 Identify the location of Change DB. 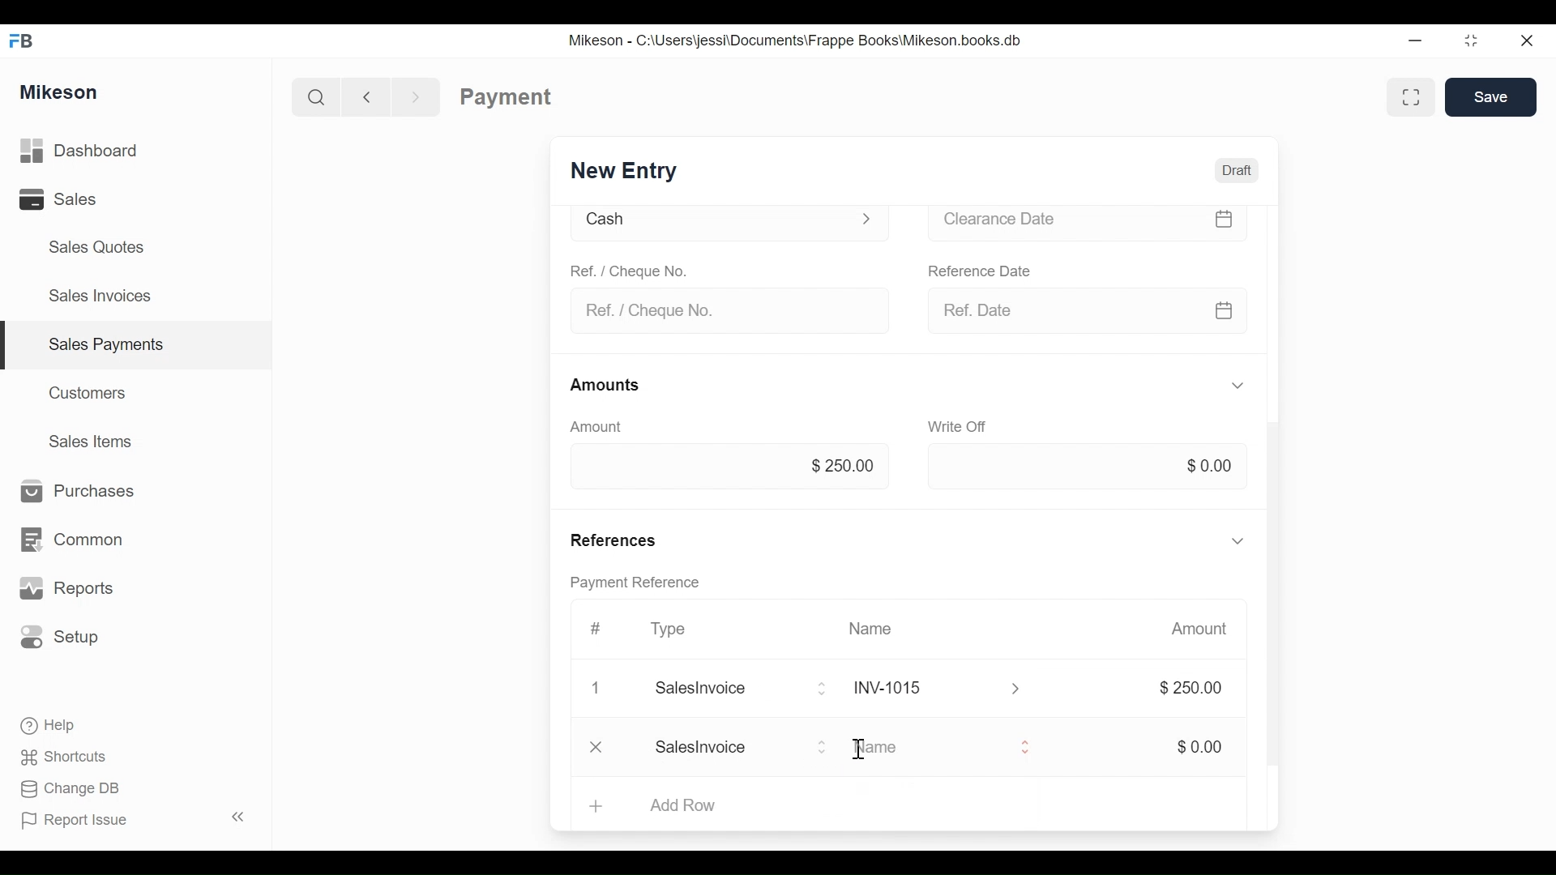
(75, 789).